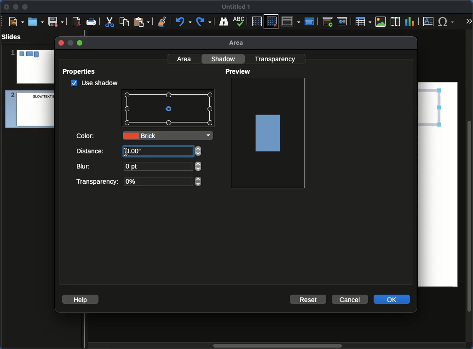  What do you see at coordinates (204, 22) in the screenshot?
I see `Redo` at bounding box center [204, 22].